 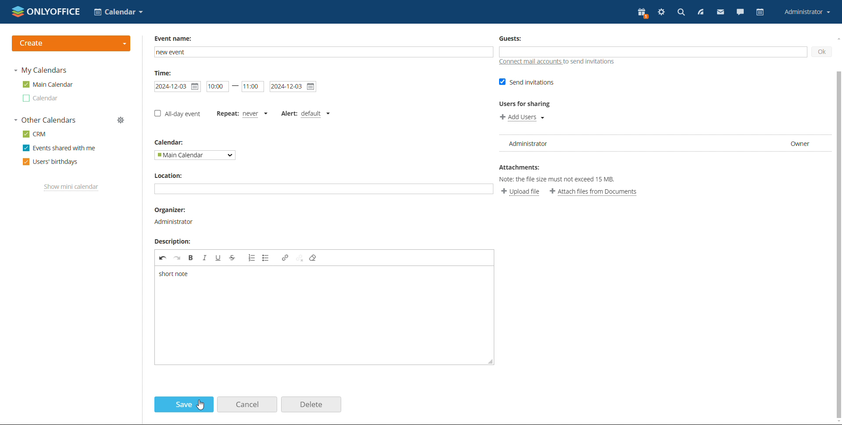 I want to click on end time, so click(x=253, y=86).